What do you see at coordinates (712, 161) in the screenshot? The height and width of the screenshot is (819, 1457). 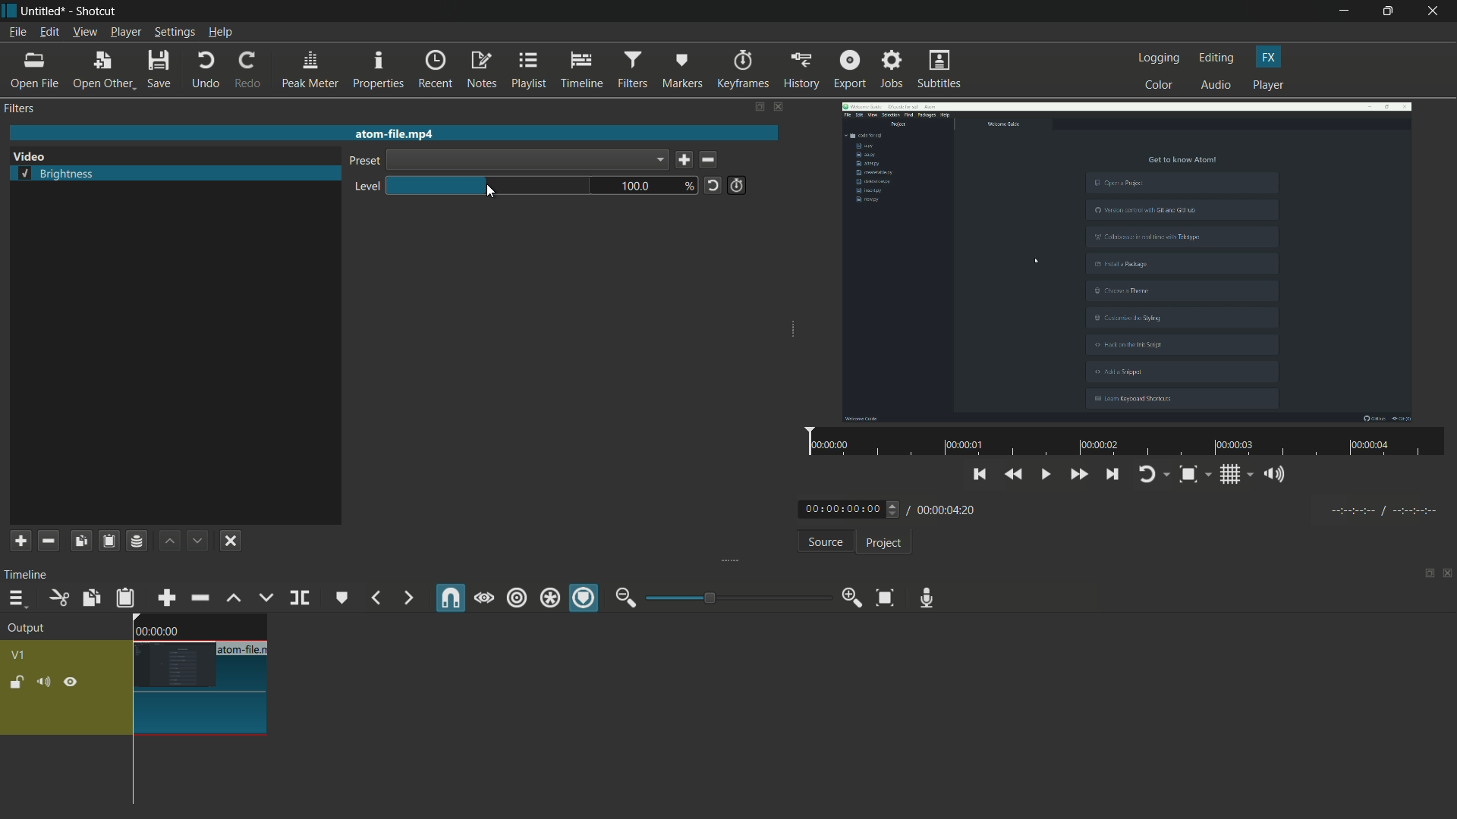 I see `delete` at bounding box center [712, 161].